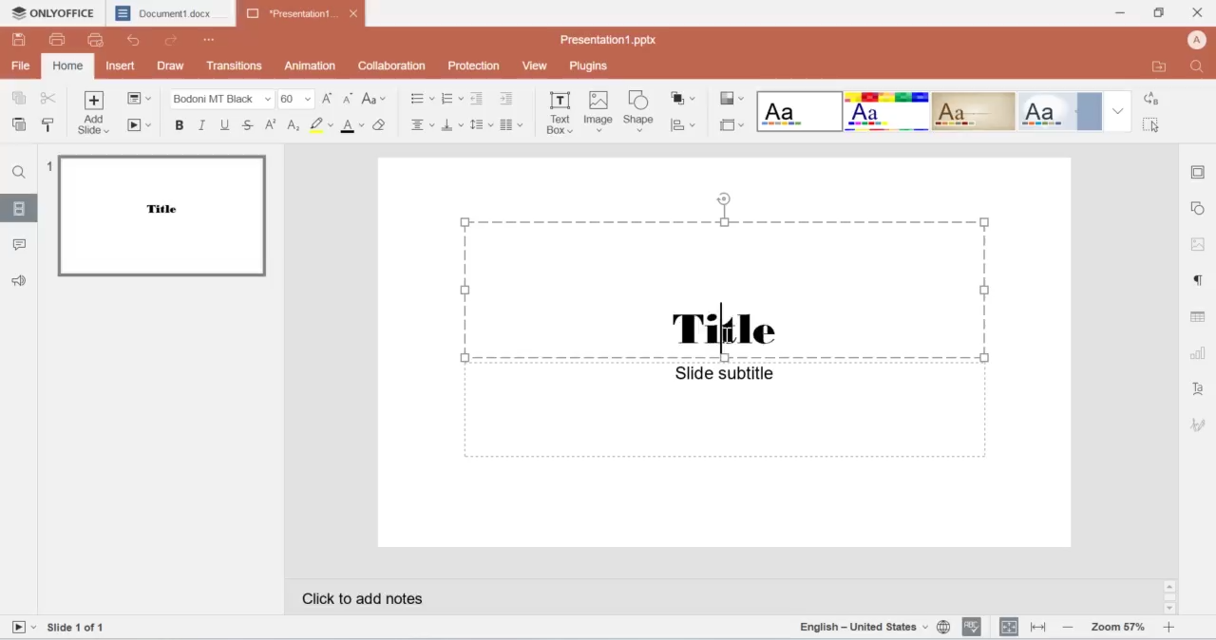  What do you see at coordinates (1170, 586) in the screenshot?
I see `scroll up` at bounding box center [1170, 586].